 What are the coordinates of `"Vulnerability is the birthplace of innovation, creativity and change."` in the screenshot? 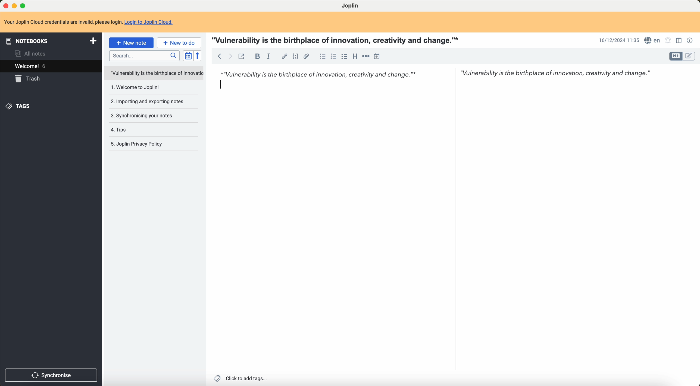 It's located at (559, 75).